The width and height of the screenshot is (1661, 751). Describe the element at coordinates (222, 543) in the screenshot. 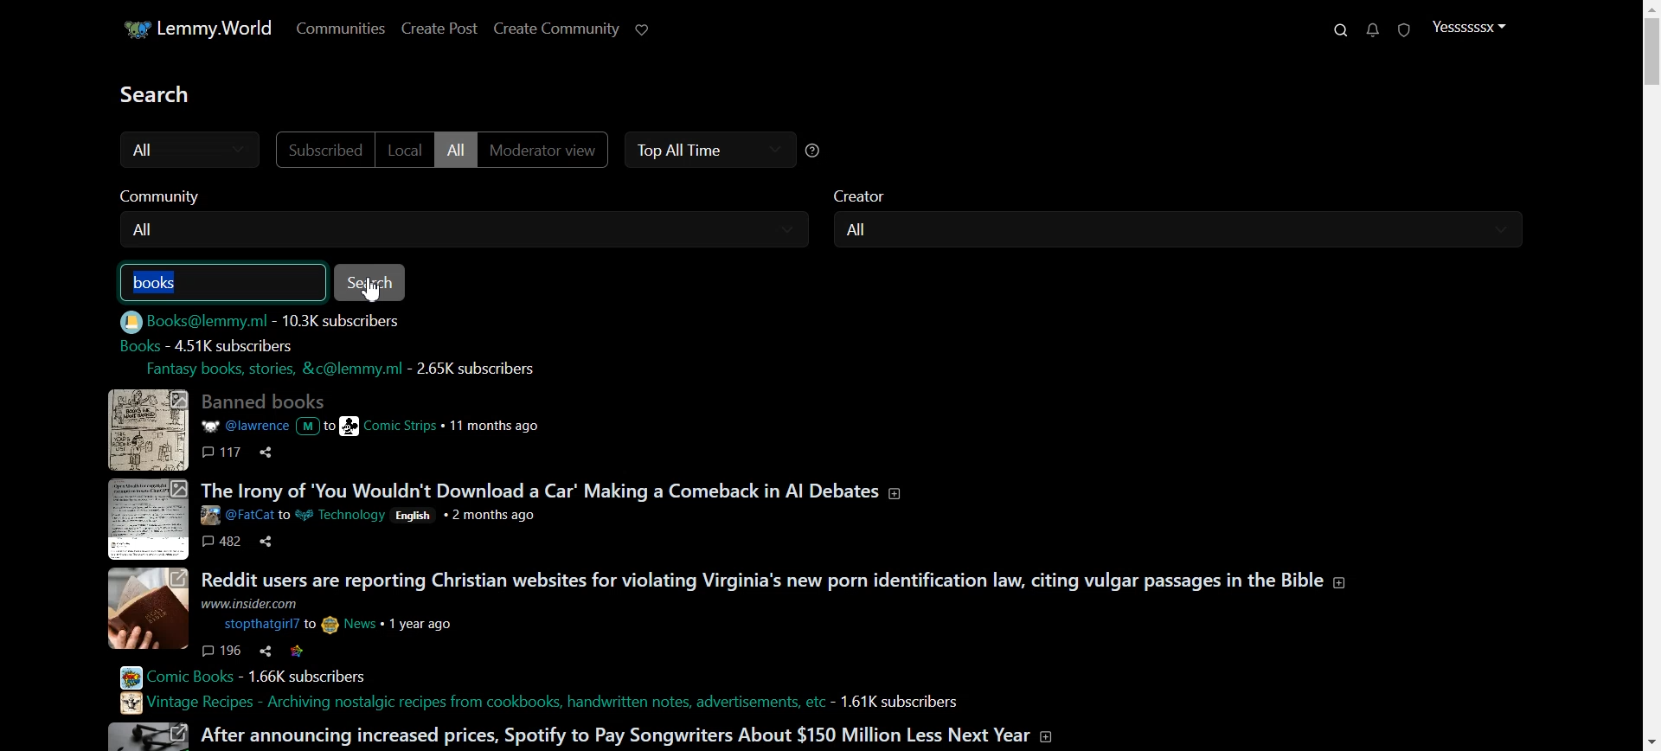

I see `comments` at that location.